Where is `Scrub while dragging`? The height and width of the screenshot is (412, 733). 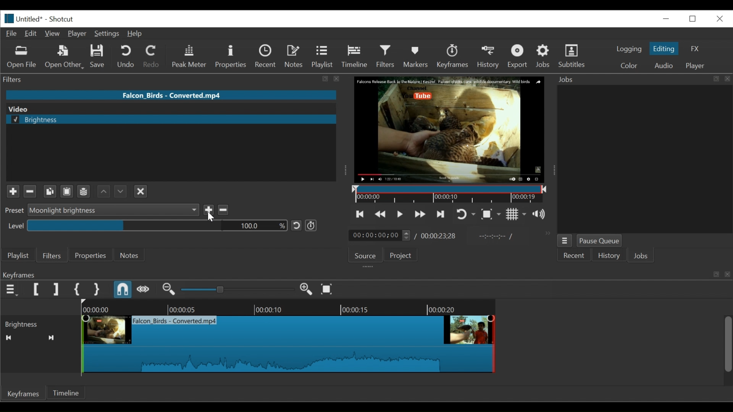 Scrub while dragging is located at coordinates (143, 290).